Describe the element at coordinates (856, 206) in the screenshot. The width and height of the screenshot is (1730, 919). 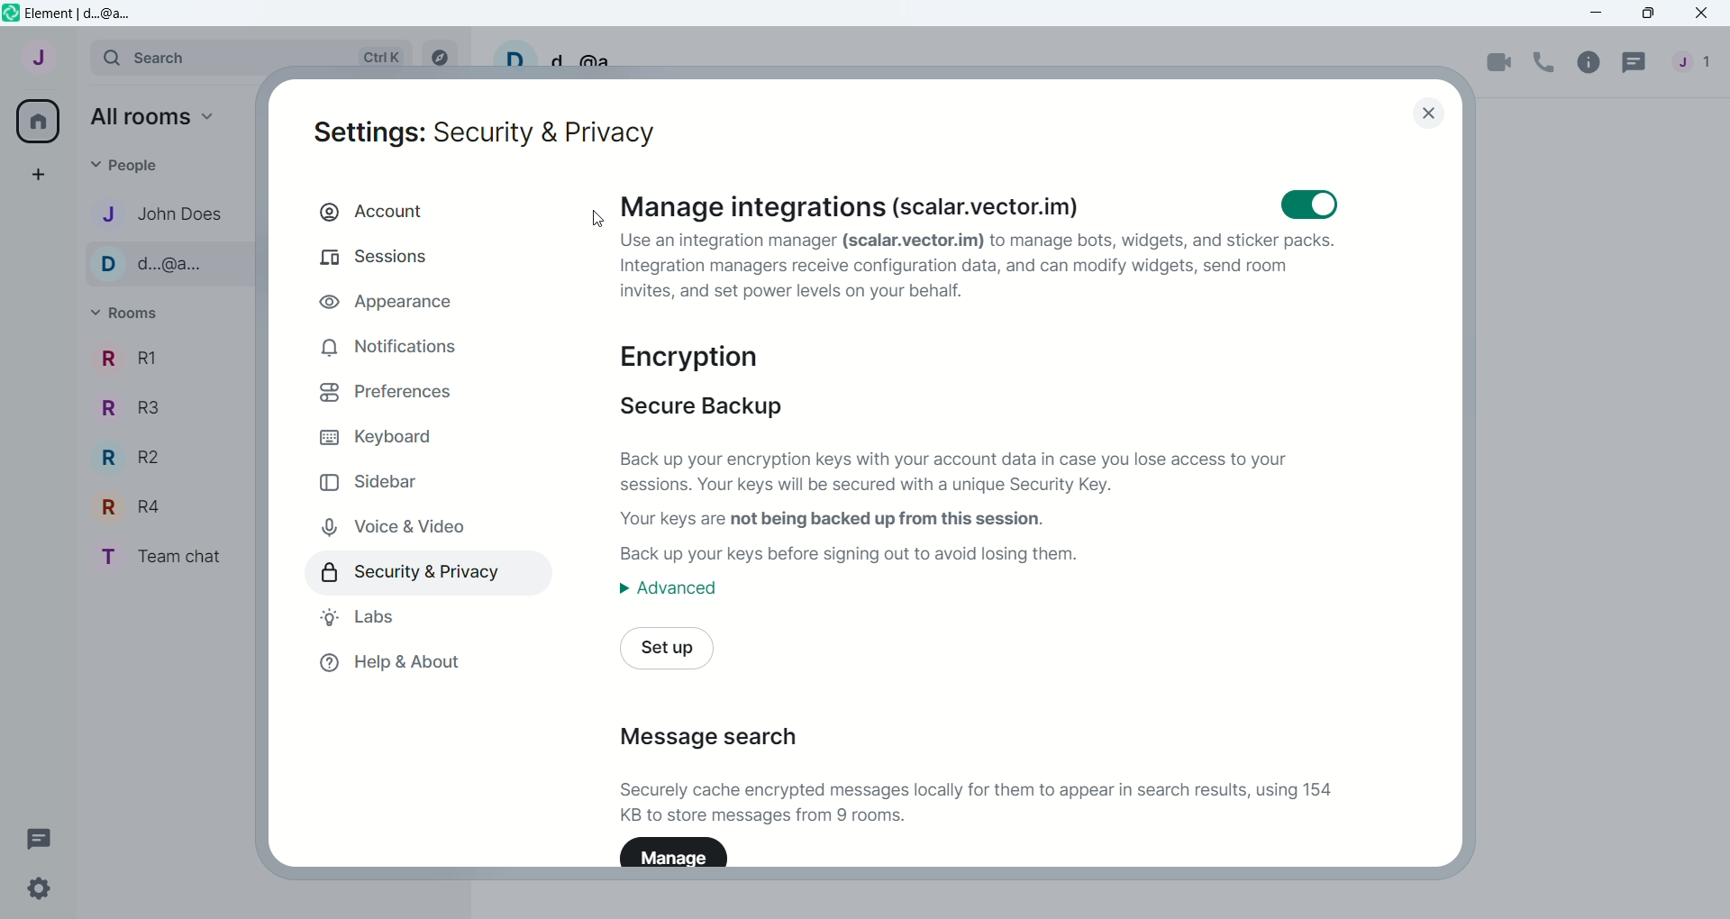
I see `Manage integrations (scalar.vector.im)` at that location.